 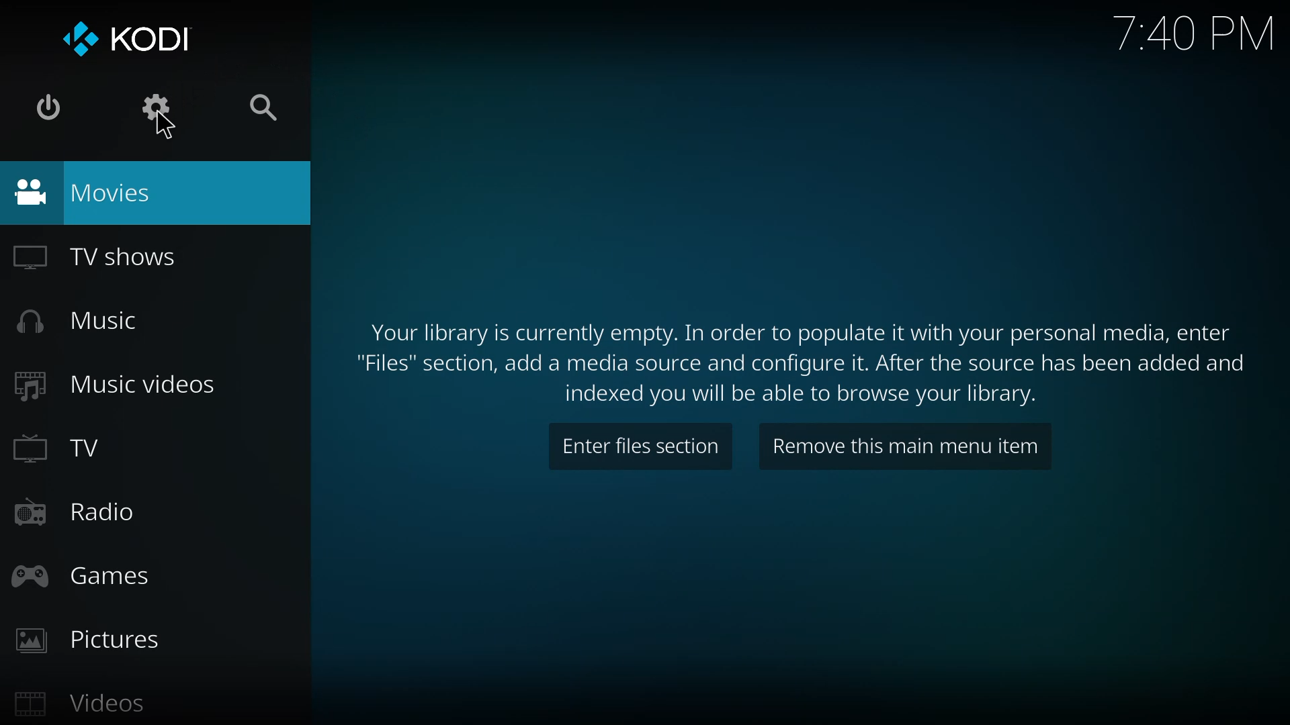 What do you see at coordinates (114, 384) in the screenshot?
I see `music videos` at bounding box center [114, 384].